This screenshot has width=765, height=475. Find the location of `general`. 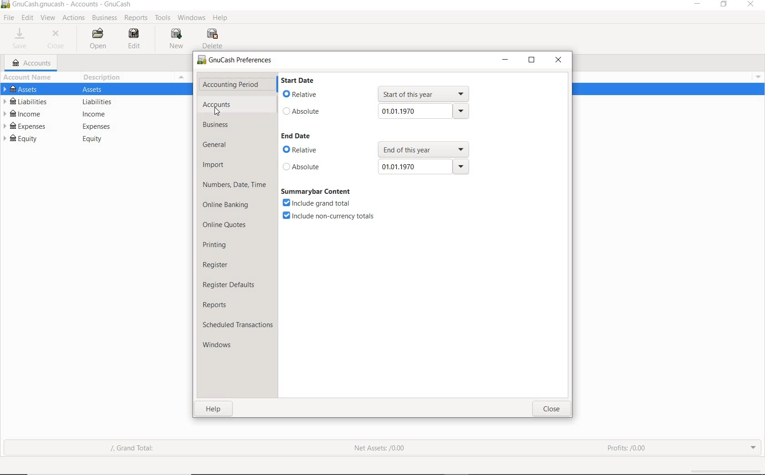

general is located at coordinates (218, 145).